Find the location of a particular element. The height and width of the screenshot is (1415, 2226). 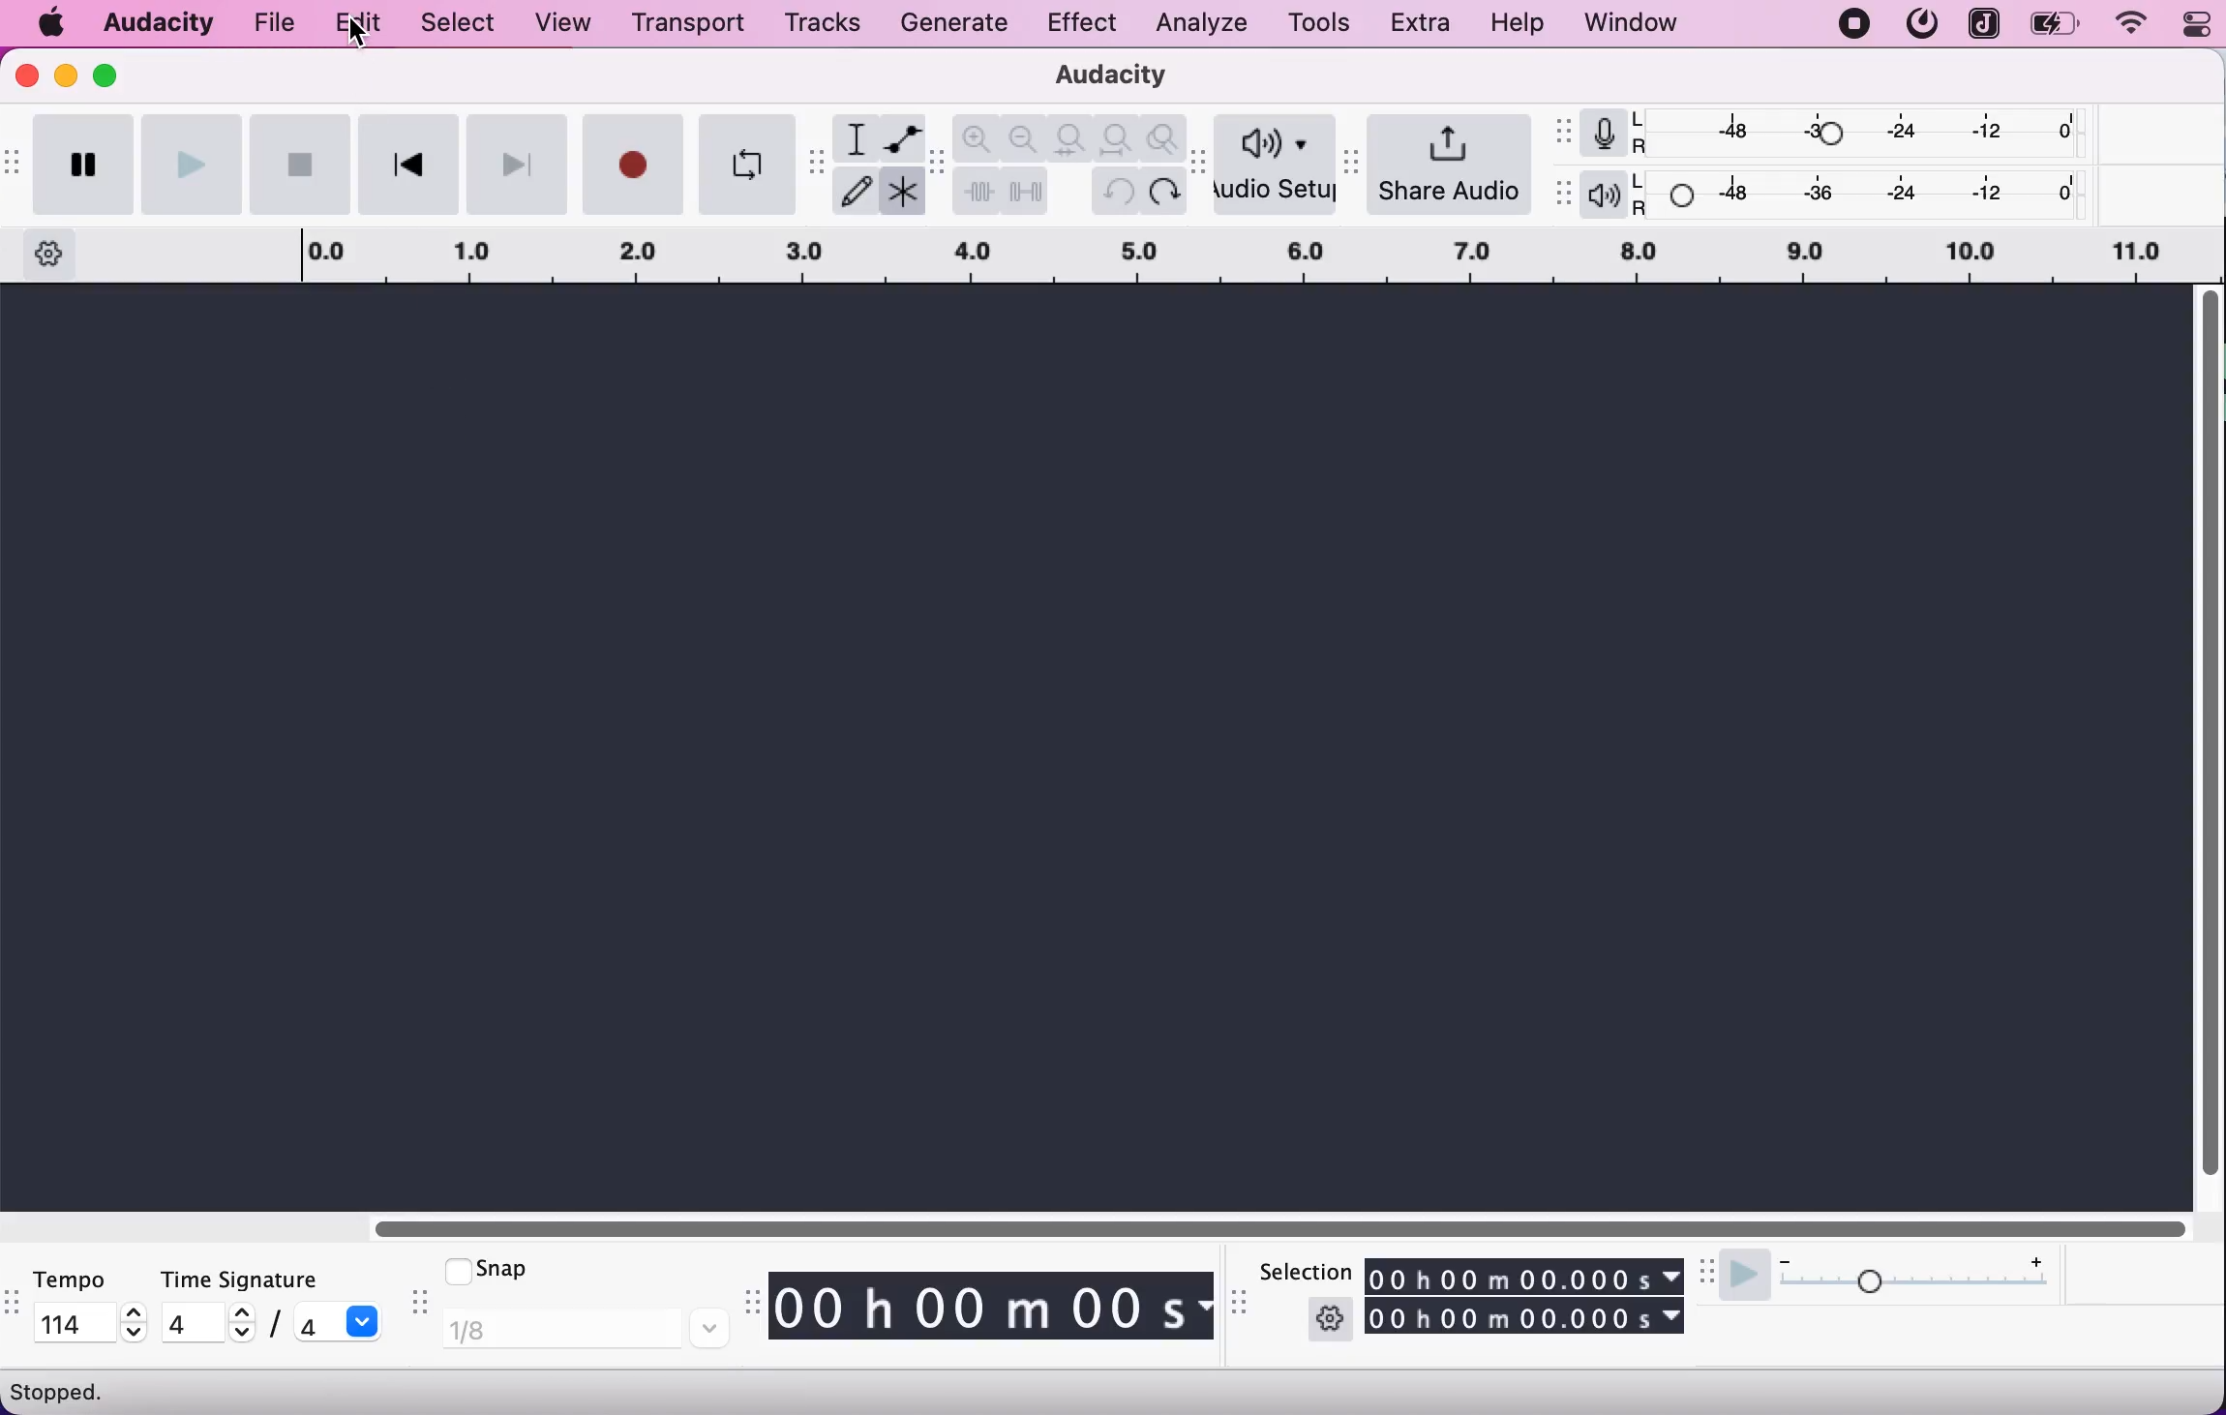

enable looping is located at coordinates (744, 164).